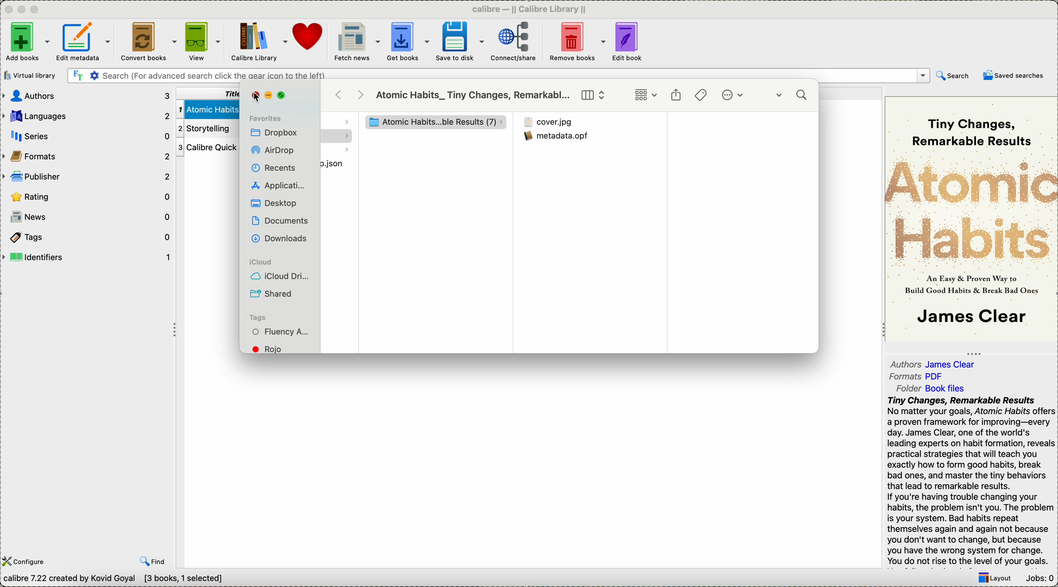 This screenshot has height=587, width=1058. Describe the element at coordinates (584, 141) in the screenshot. I see `json file` at that location.